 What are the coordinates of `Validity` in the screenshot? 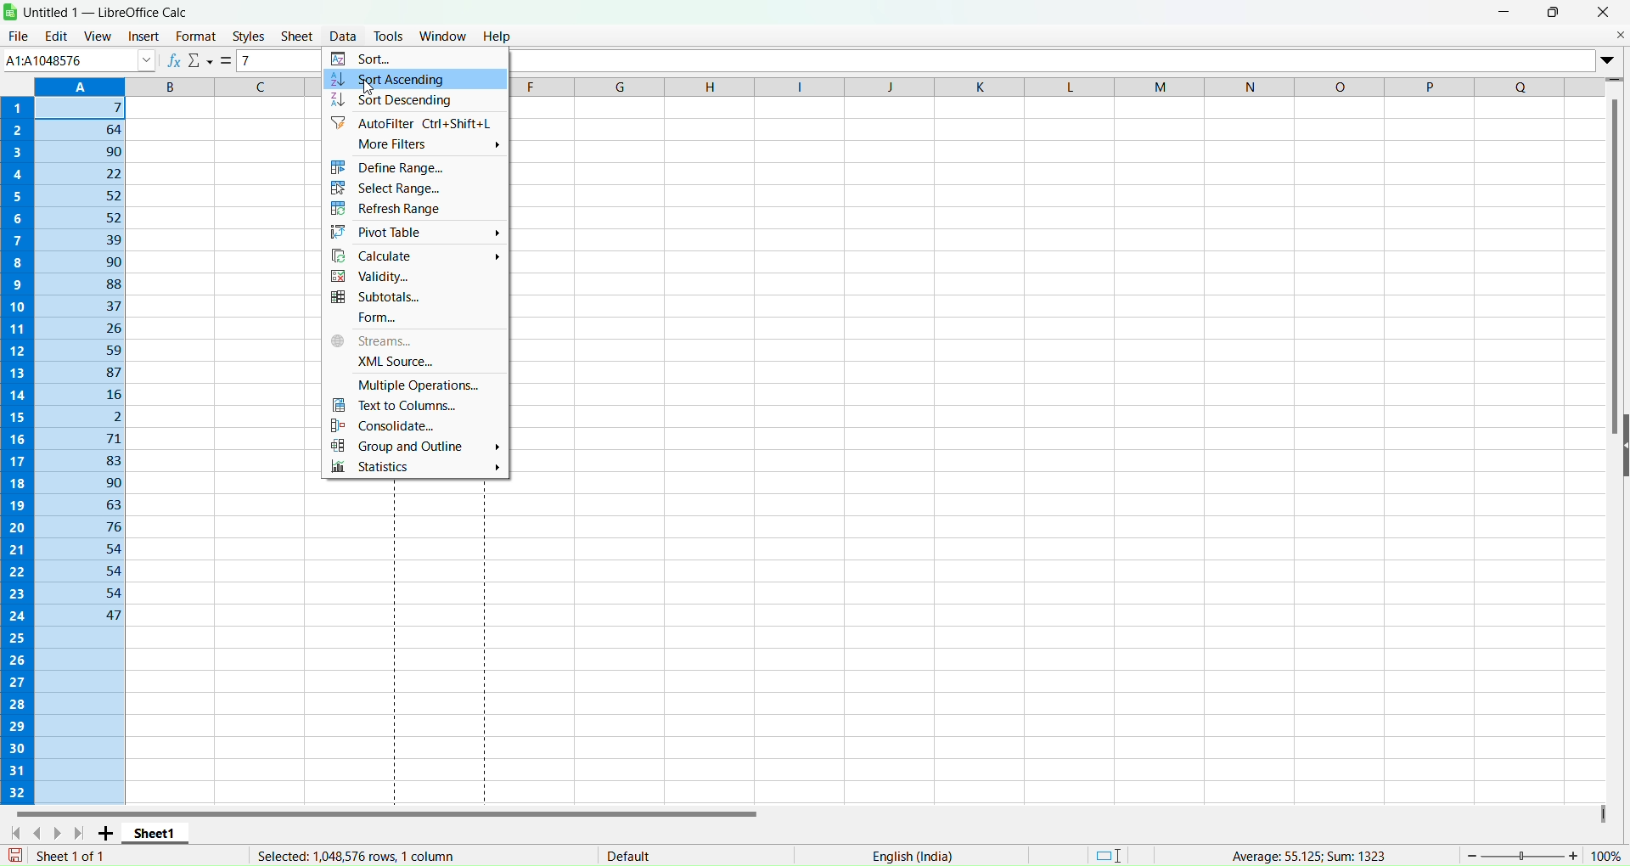 It's located at (416, 277).